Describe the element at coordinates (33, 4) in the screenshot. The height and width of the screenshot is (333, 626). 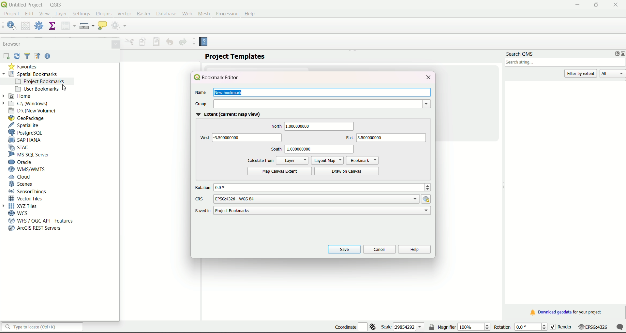
I see `title and logo` at that location.